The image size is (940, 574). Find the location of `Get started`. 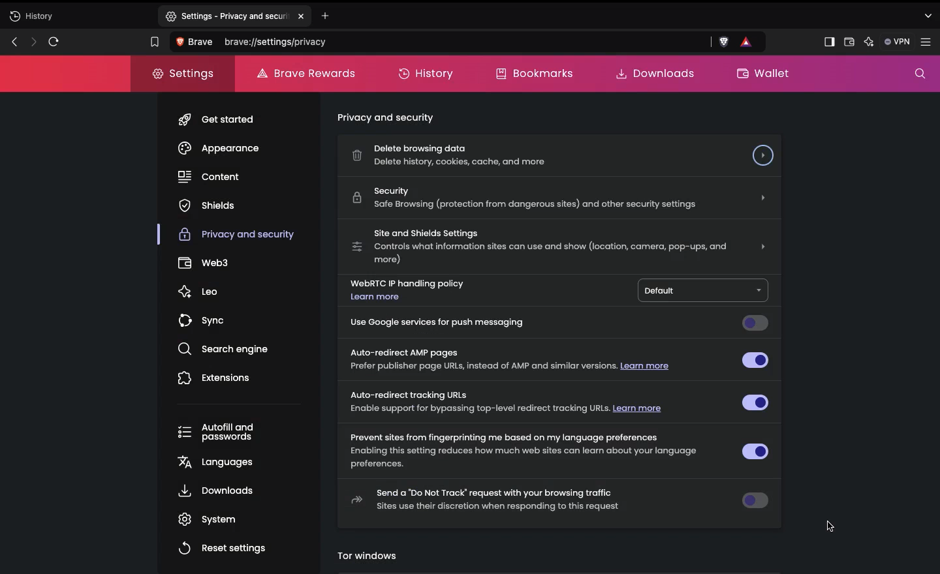

Get started is located at coordinates (217, 121).